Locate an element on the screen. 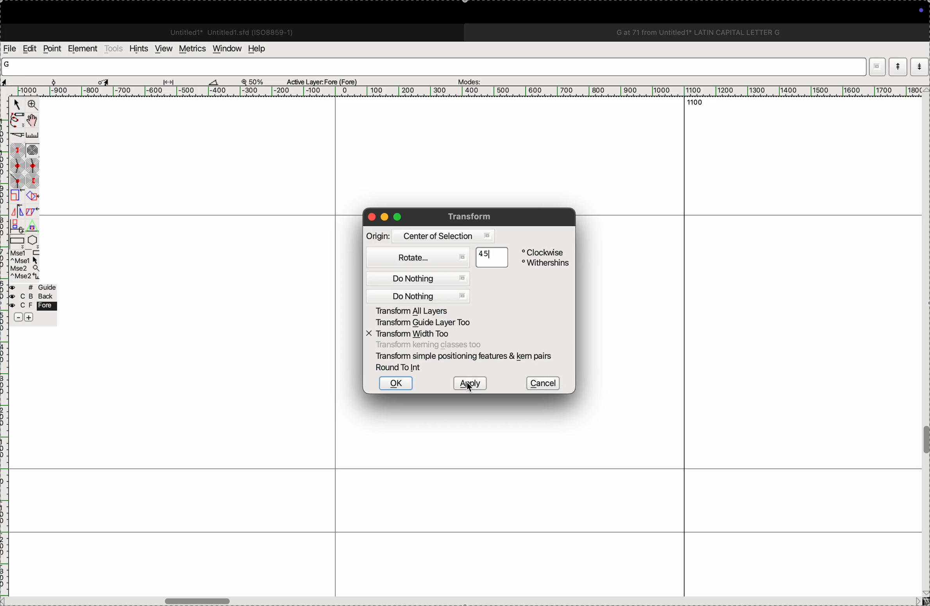 The width and height of the screenshot is (930, 606). do nothing is located at coordinates (423, 278).